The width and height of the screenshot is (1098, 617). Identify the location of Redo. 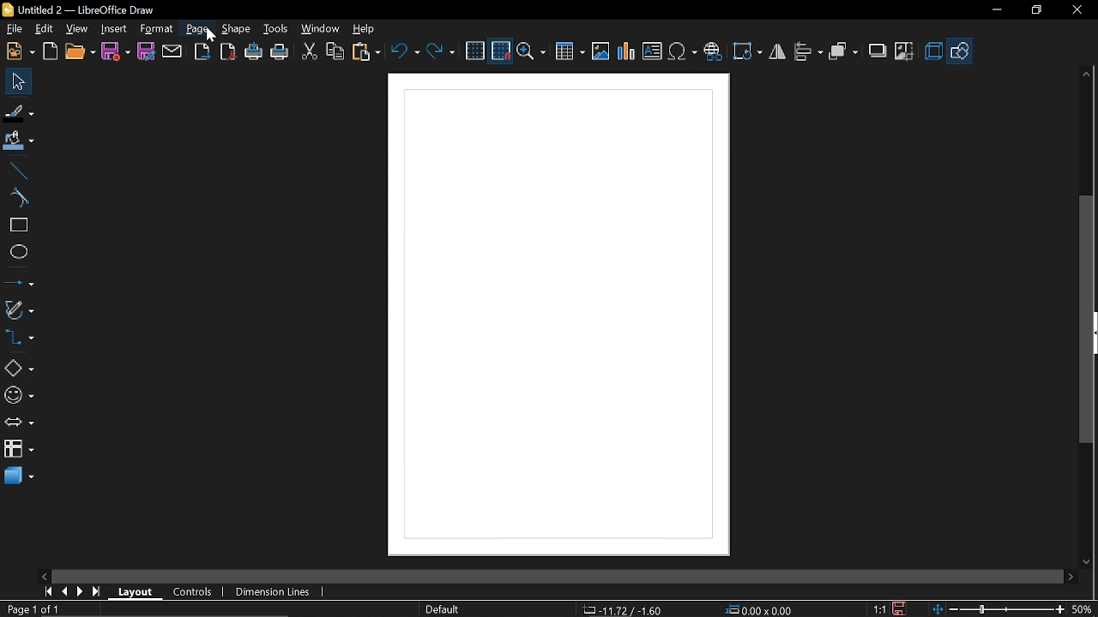
(441, 53).